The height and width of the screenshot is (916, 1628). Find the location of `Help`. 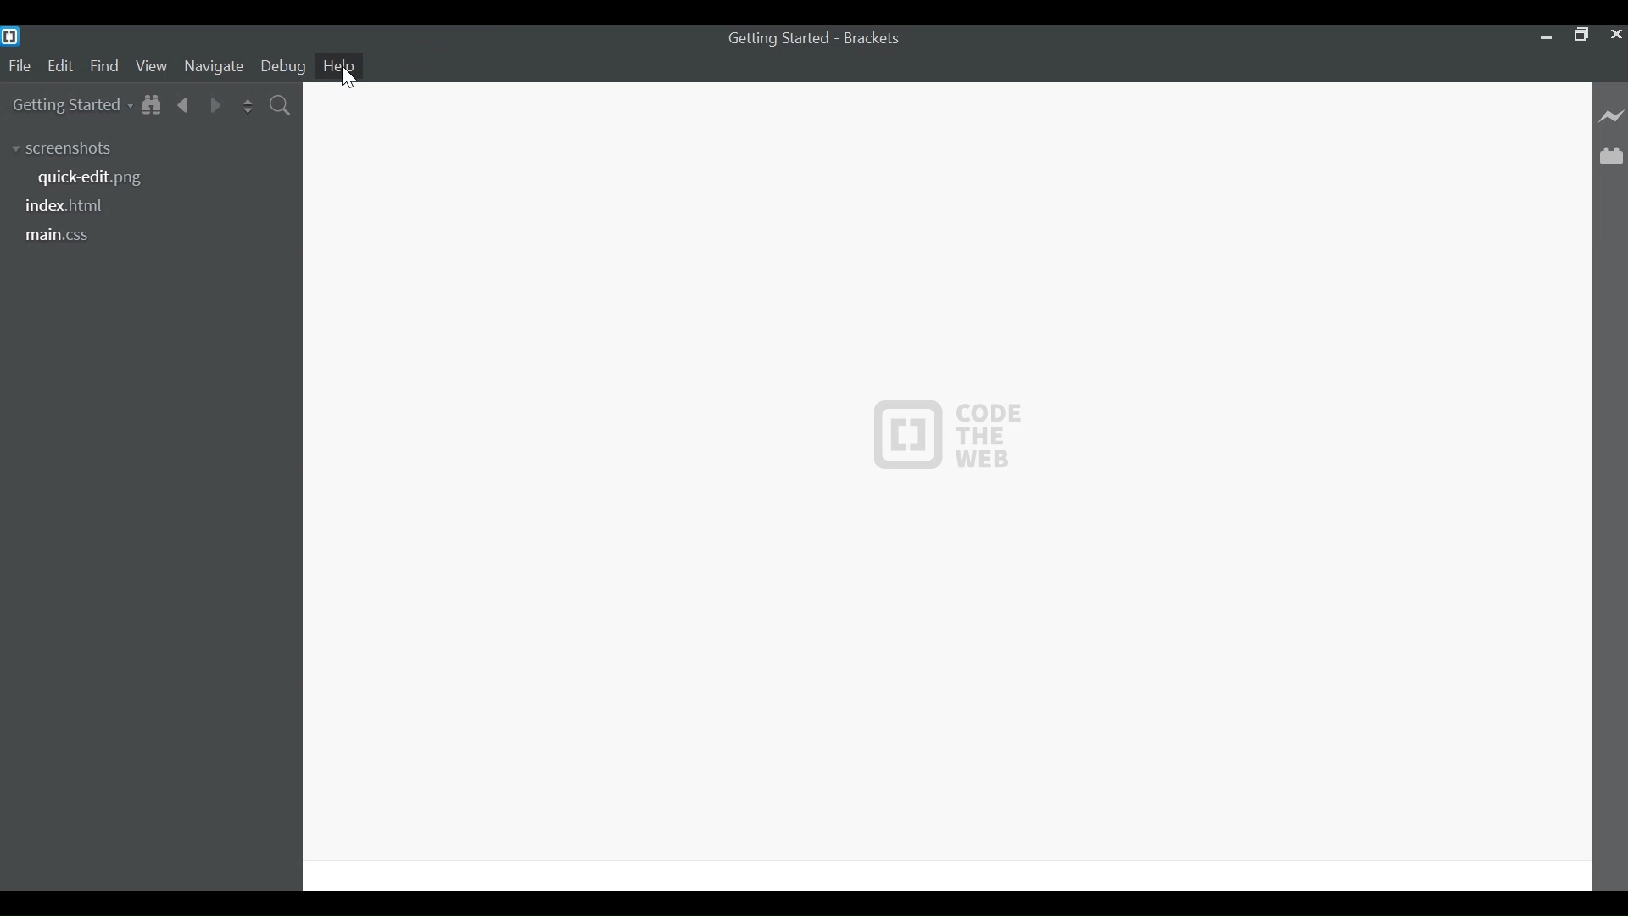

Help is located at coordinates (341, 65).